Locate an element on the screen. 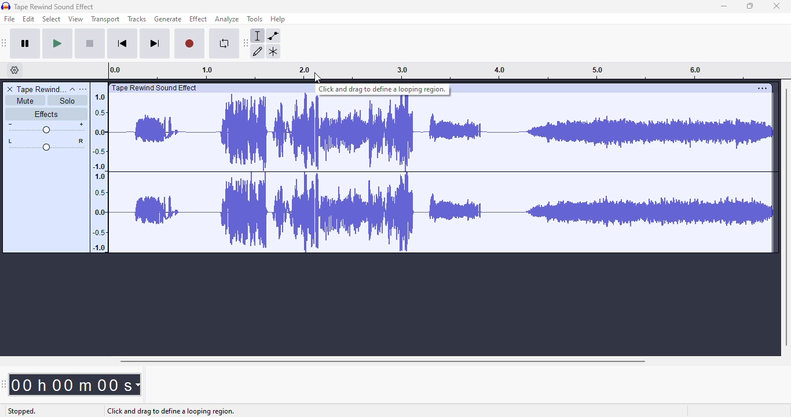 The height and width of the screenshot is (417, 791). pan is located at coordinates (45, 145).